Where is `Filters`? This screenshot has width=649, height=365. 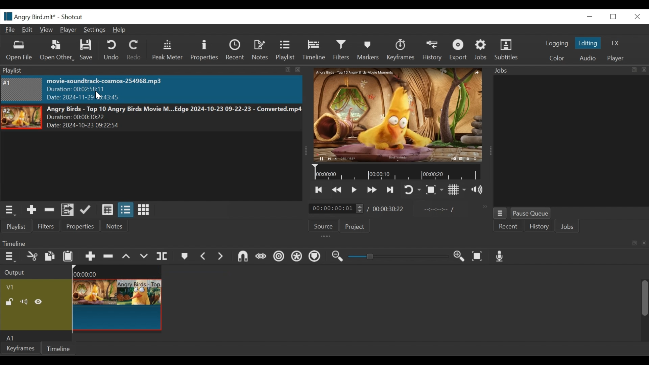 Filters is located at coordinates (49, 226).